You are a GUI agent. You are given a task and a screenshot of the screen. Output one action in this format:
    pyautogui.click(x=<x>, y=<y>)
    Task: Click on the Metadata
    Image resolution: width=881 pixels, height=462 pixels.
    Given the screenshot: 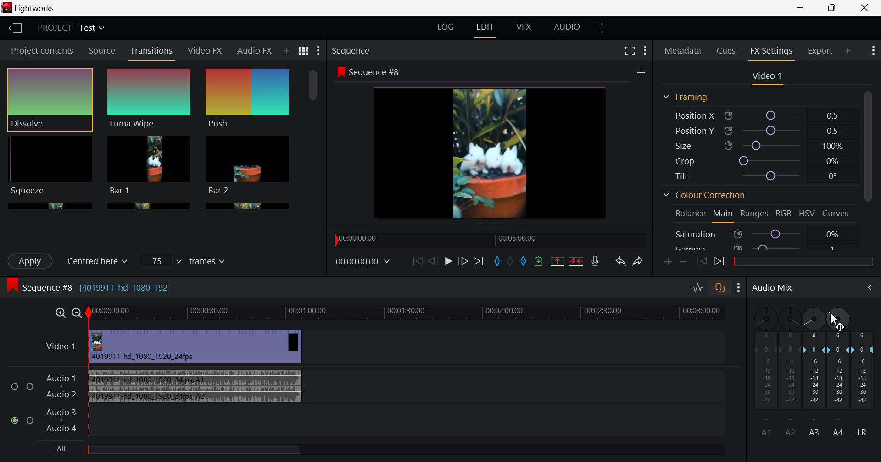 What is the action you would take?
    pyautogui.click(x=683, y=50)
    